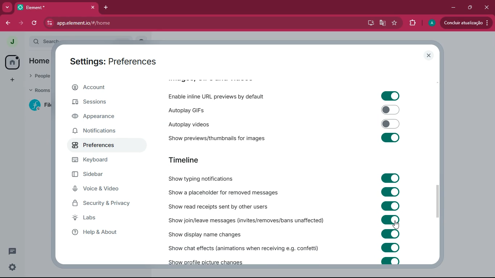  I want to click on cursor, so click(396, 225).